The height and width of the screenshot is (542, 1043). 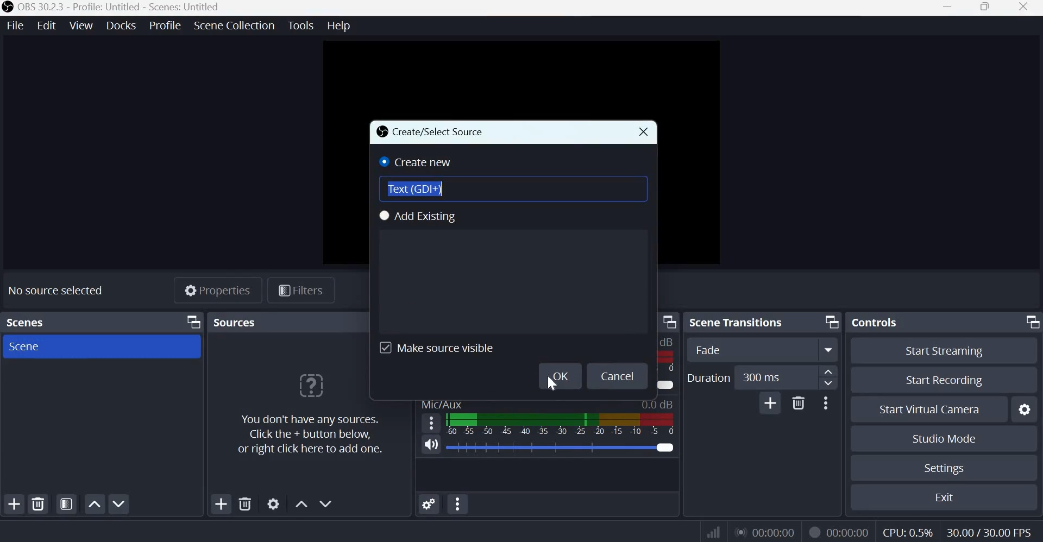 What do you see at coordinates (236, 322) in the screenshot?
I see `Sources` at bounding box center [236, 322].